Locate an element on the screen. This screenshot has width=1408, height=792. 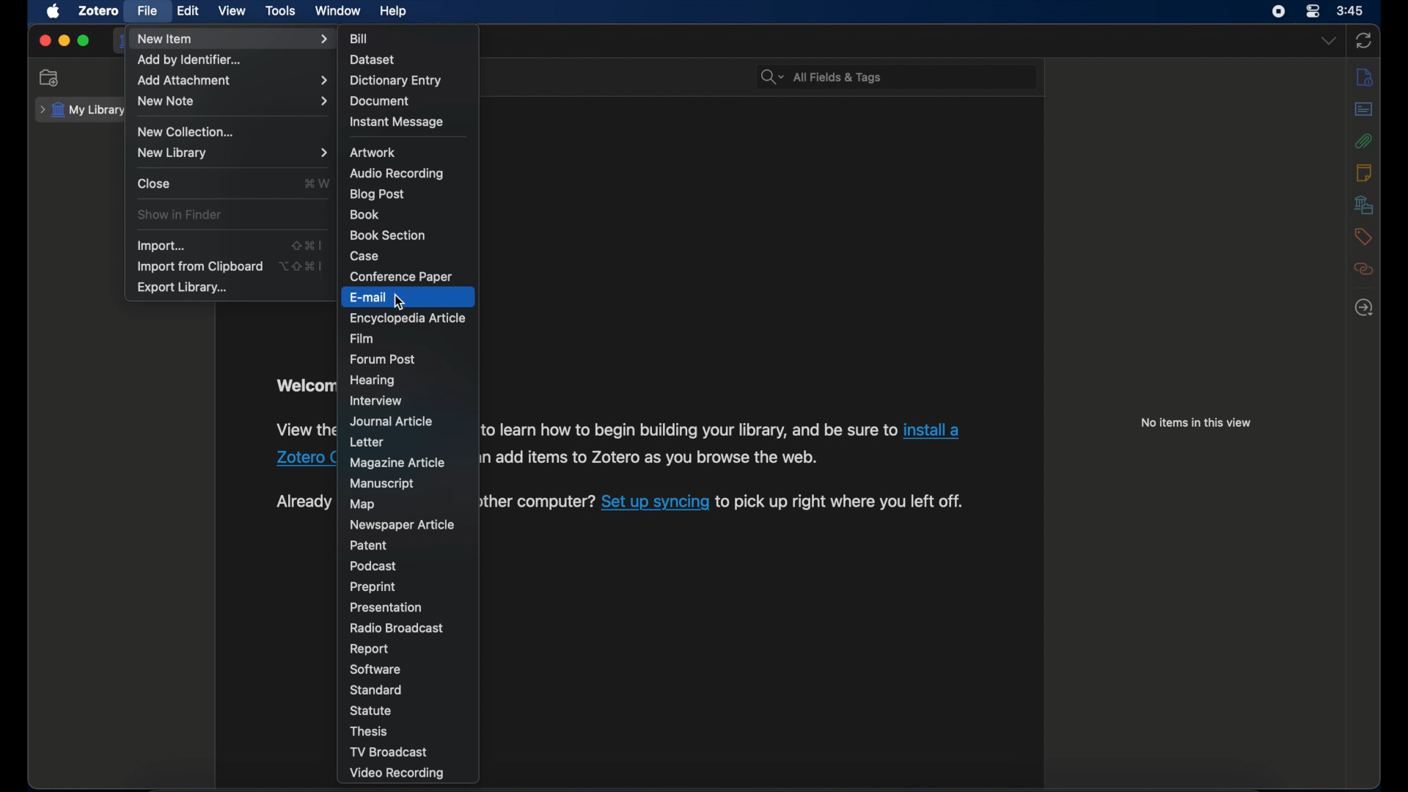
view is located at coordinates (232, 11).